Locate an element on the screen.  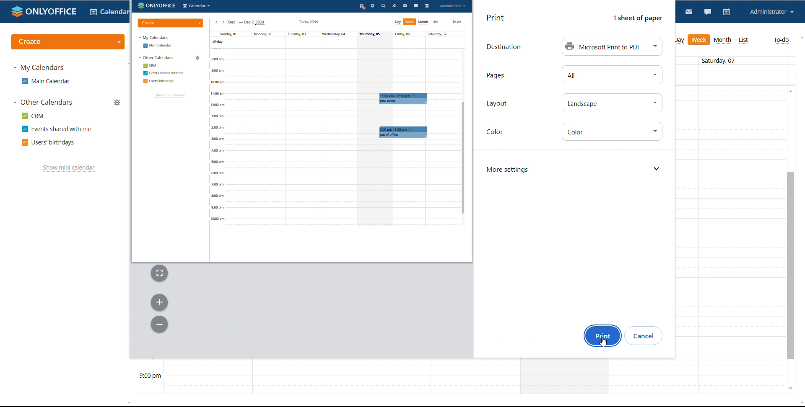
 is located at coordinates (495, 132).